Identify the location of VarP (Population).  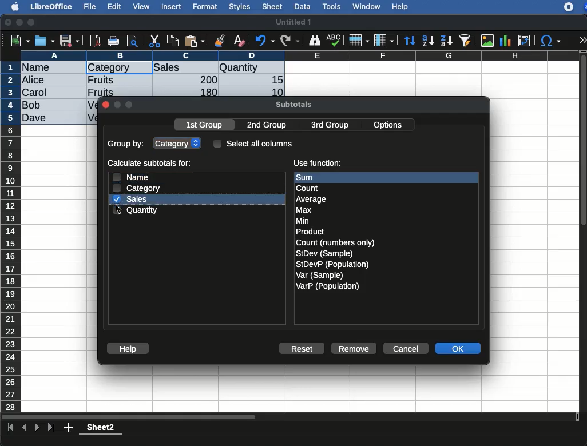
(327, 286).